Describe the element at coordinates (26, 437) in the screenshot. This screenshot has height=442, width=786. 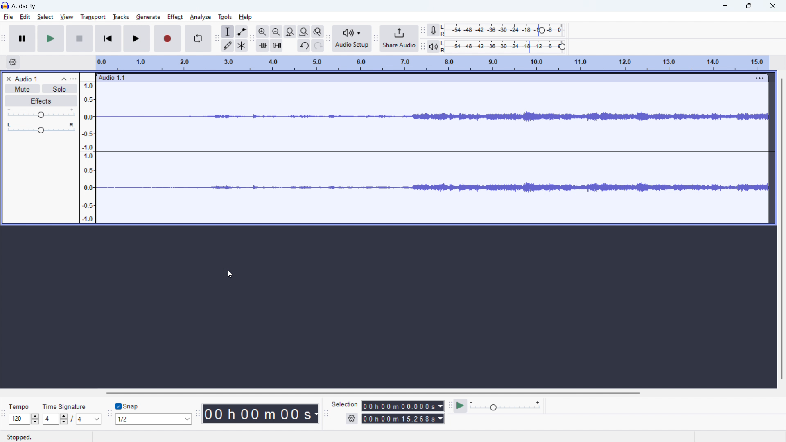
I see `Stopped` at that location.